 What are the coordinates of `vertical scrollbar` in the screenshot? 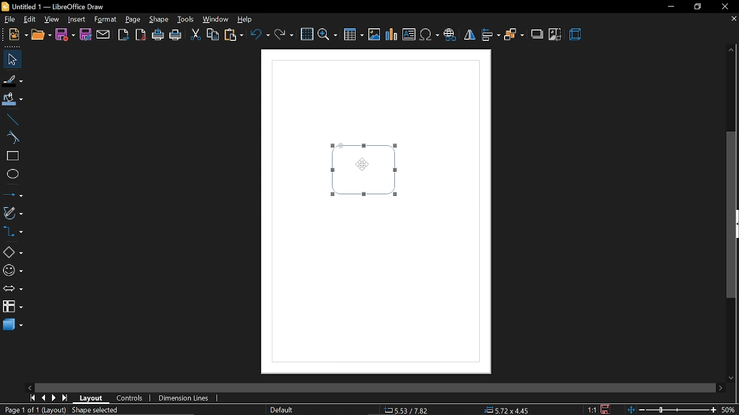 It's located at (733, 216).